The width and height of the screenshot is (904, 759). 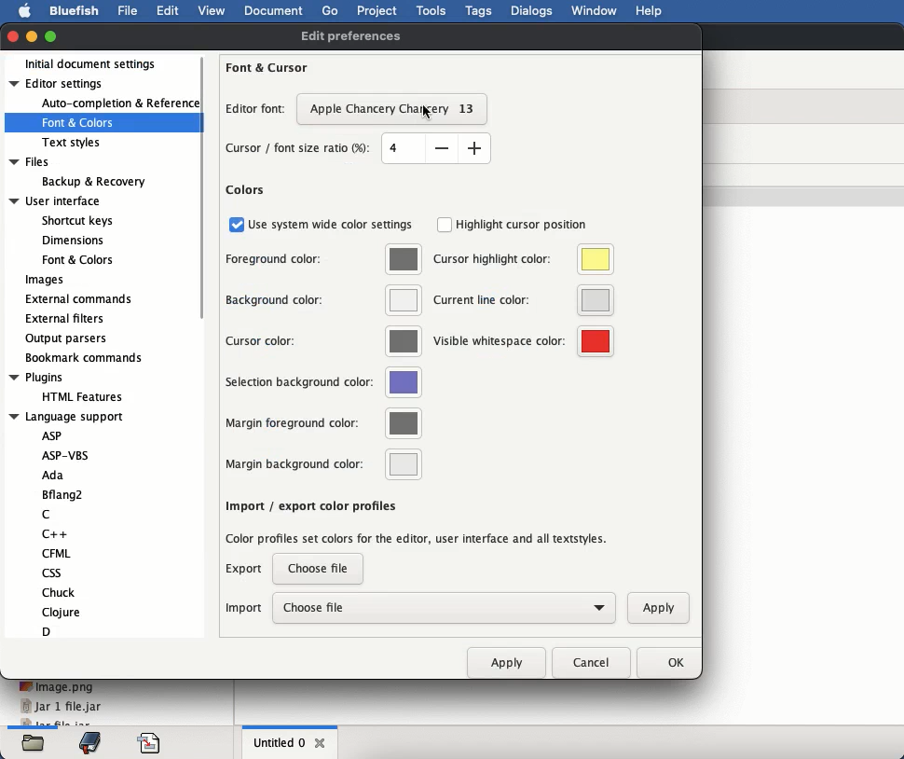 I want to click on language support, so click(x=78, y=525).